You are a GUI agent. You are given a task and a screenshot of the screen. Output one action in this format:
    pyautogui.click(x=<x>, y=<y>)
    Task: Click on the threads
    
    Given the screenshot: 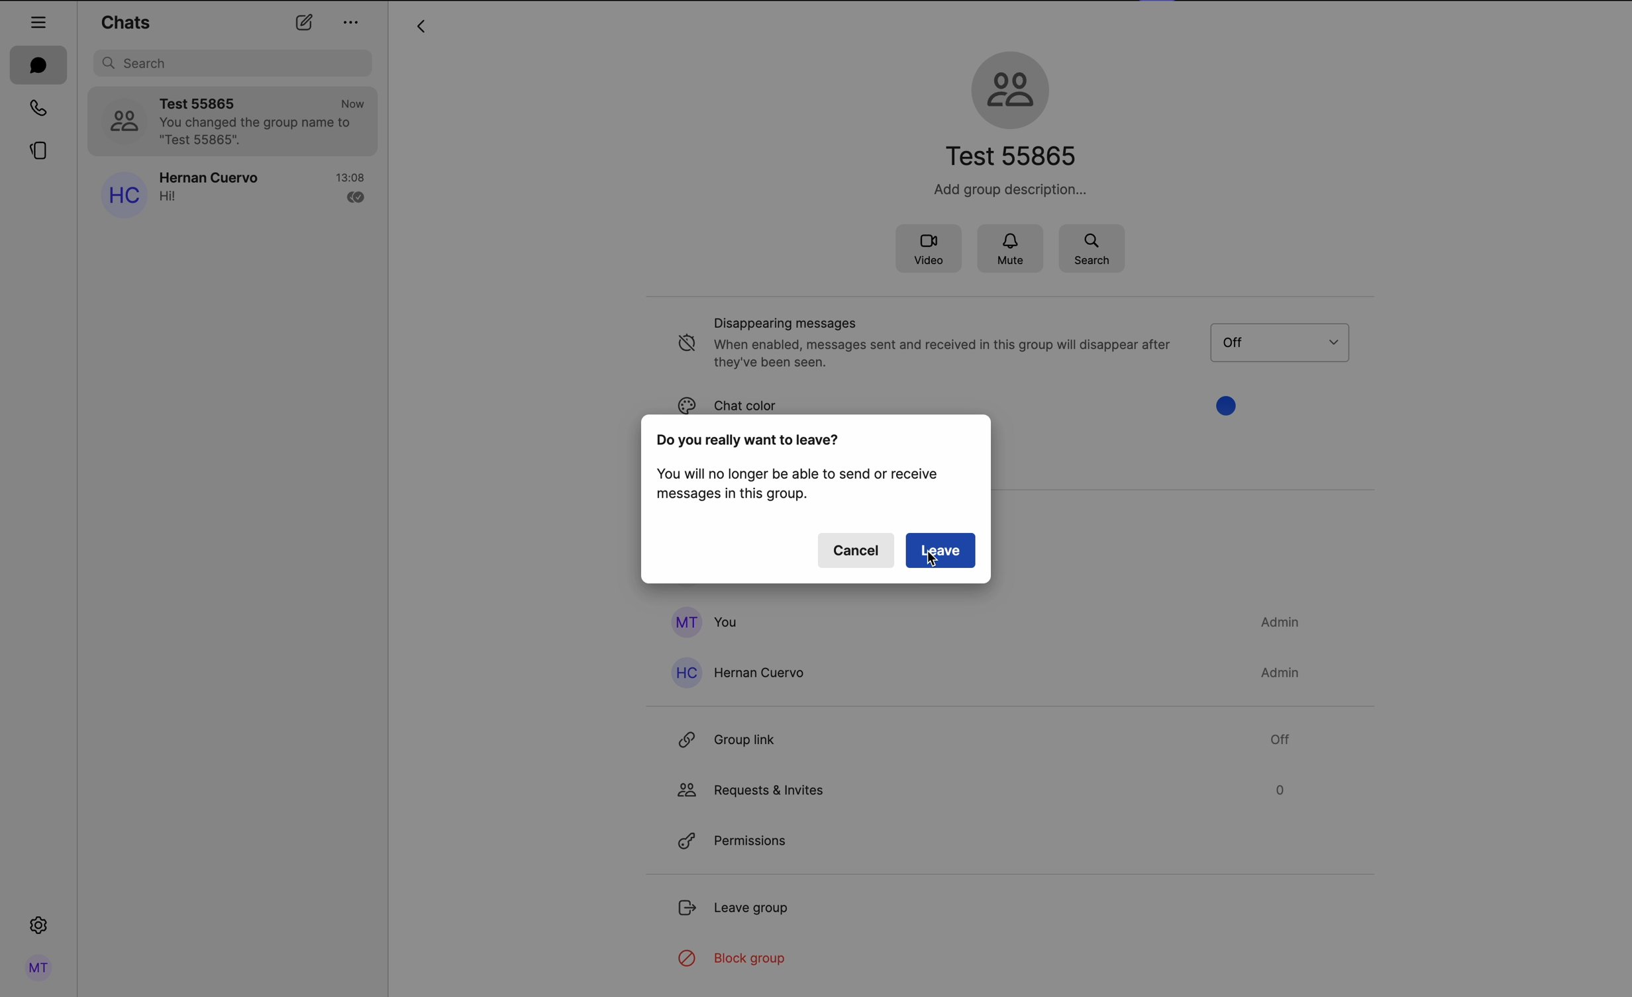 What is the action you would take?
    pyautogui.click(x=40, y=152)
    